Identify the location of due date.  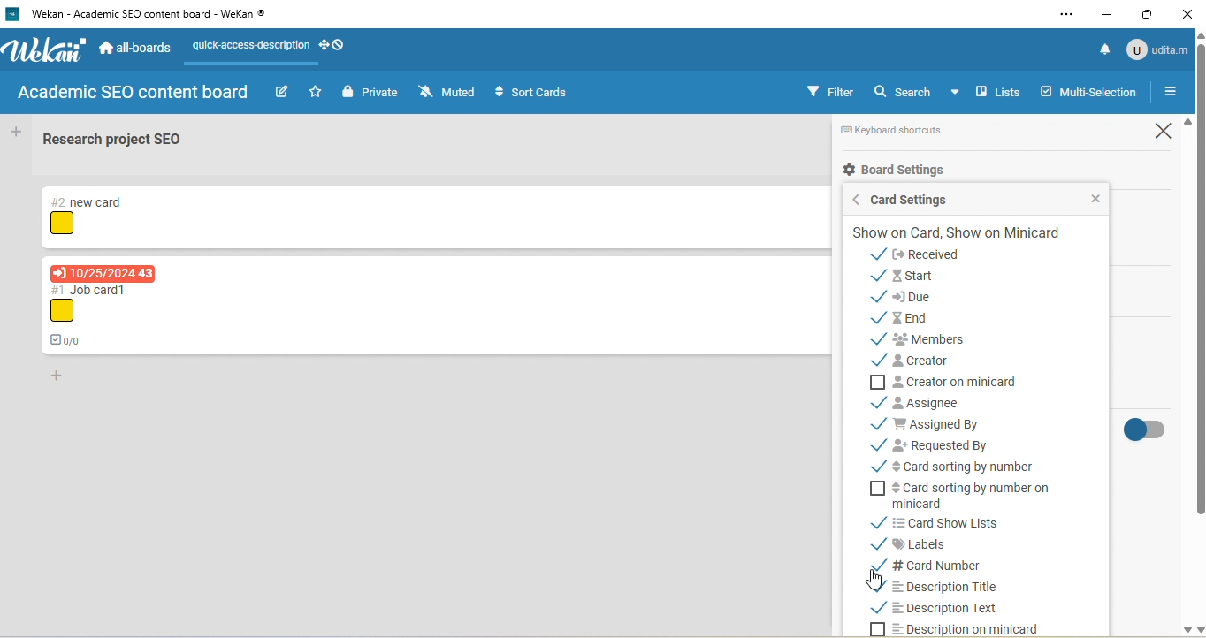
(104, 272).